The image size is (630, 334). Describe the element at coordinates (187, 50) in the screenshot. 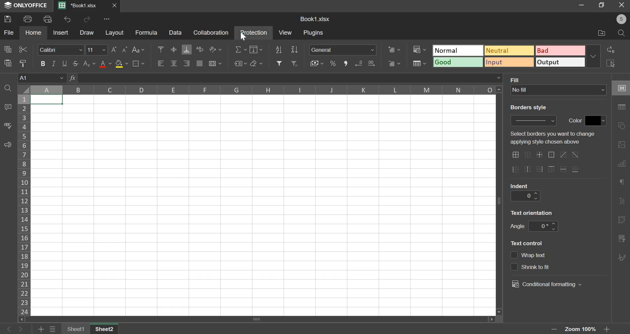

I see `vertical alignment` at that location.